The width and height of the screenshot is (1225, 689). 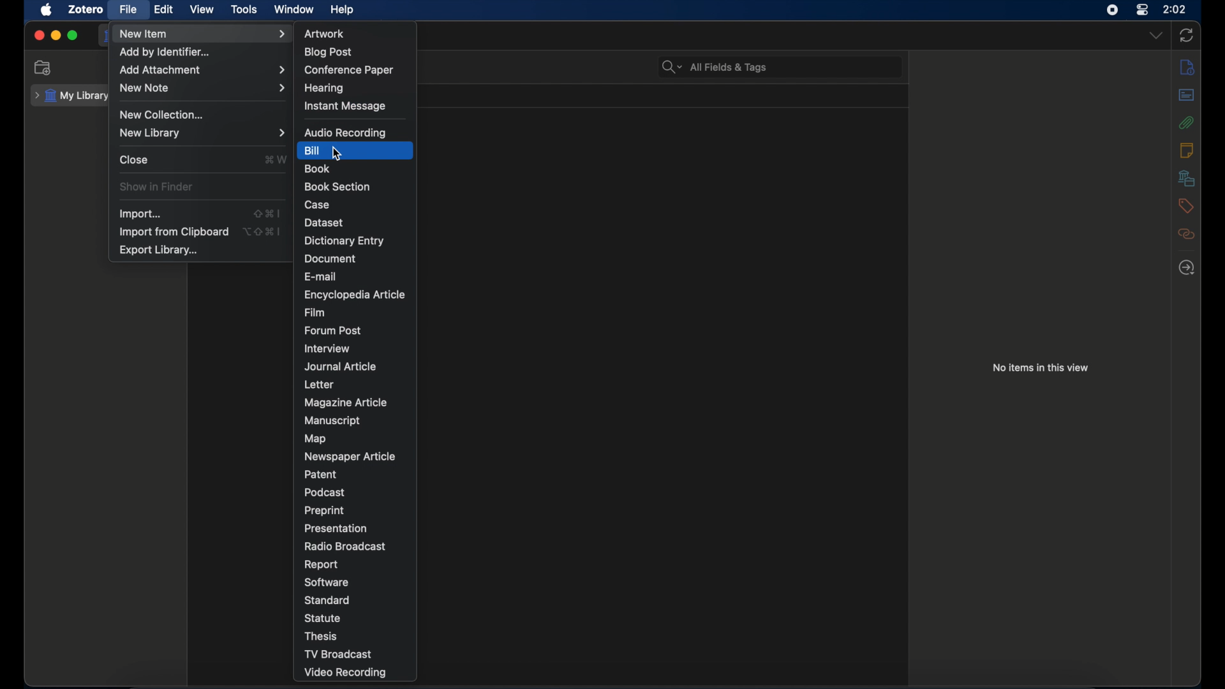 What do you see at coordinates (321, 565) in the screenshot?
I see `report` at bounding box center [321, 565].